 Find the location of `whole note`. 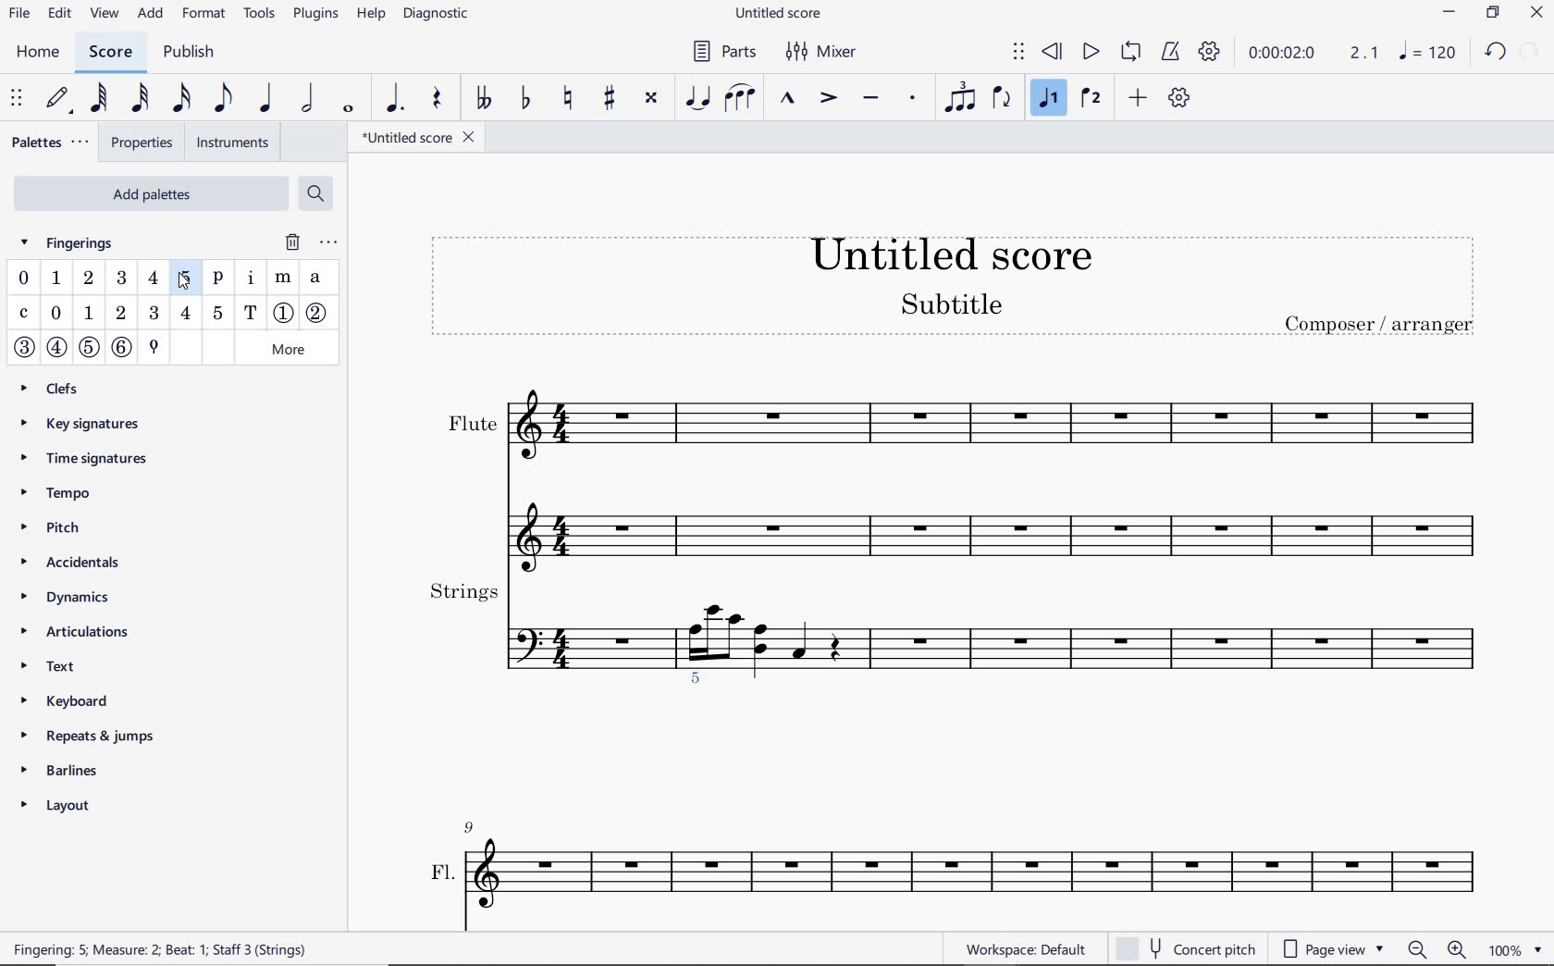

whole note is located at coordinates (348, 107).